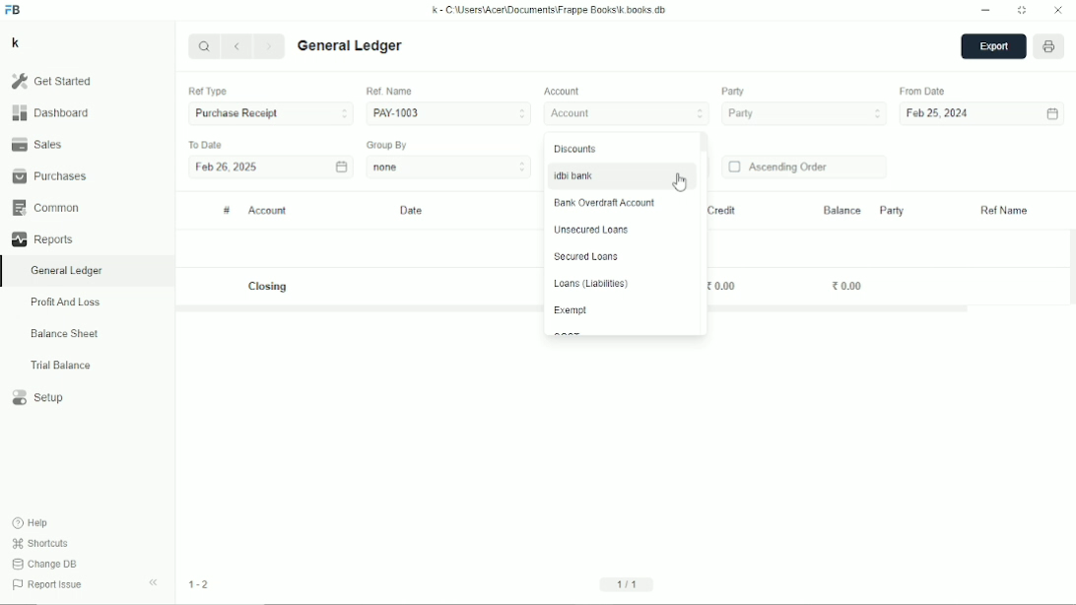  Describe the element at coordinates (939, 114) in the screenshot. I see `Feb 25, 2024` at that location.